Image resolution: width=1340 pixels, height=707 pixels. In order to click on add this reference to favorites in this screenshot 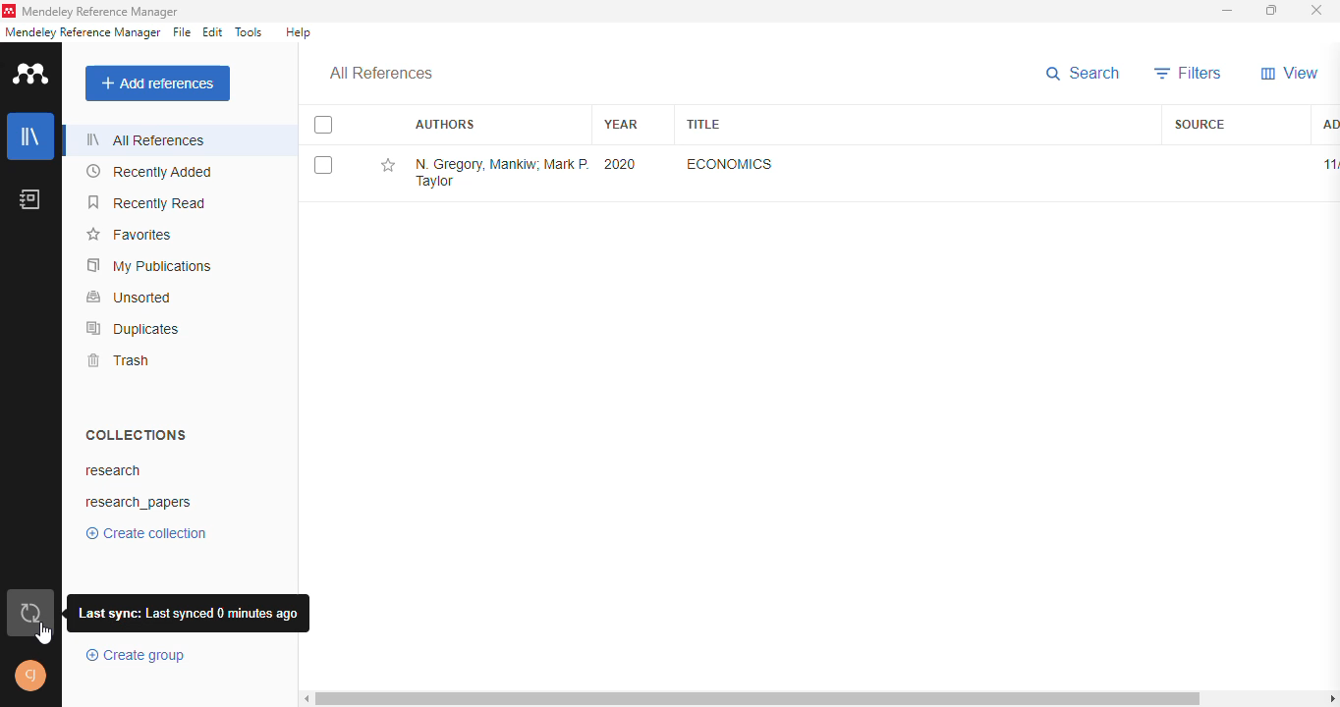, I will do `click(390, 166)`.